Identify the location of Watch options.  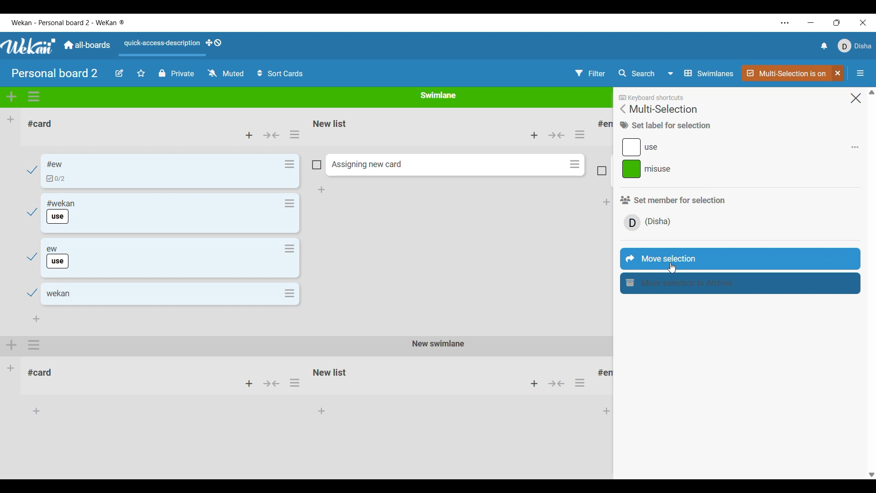
(226, 73).